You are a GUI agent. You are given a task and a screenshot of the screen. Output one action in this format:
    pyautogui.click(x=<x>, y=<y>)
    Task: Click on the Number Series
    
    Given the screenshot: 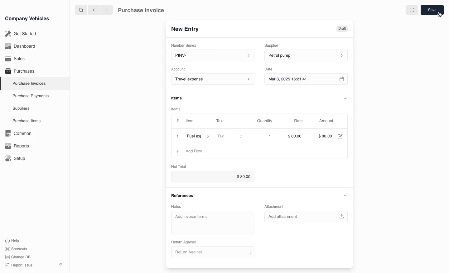 What is the action you would take?
    pyautogui.click(x=186, y=45)
    